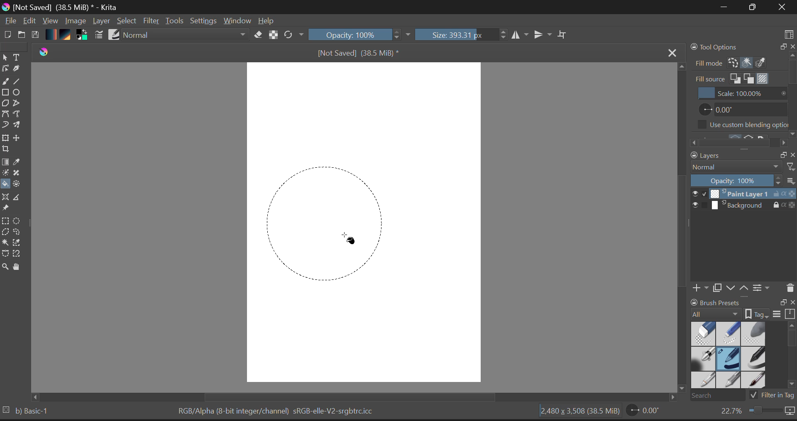 The image size is (797, 421). Describe the element at coordinates (5, 254) in the screenshot. I see `Bezier Curve` at that location.